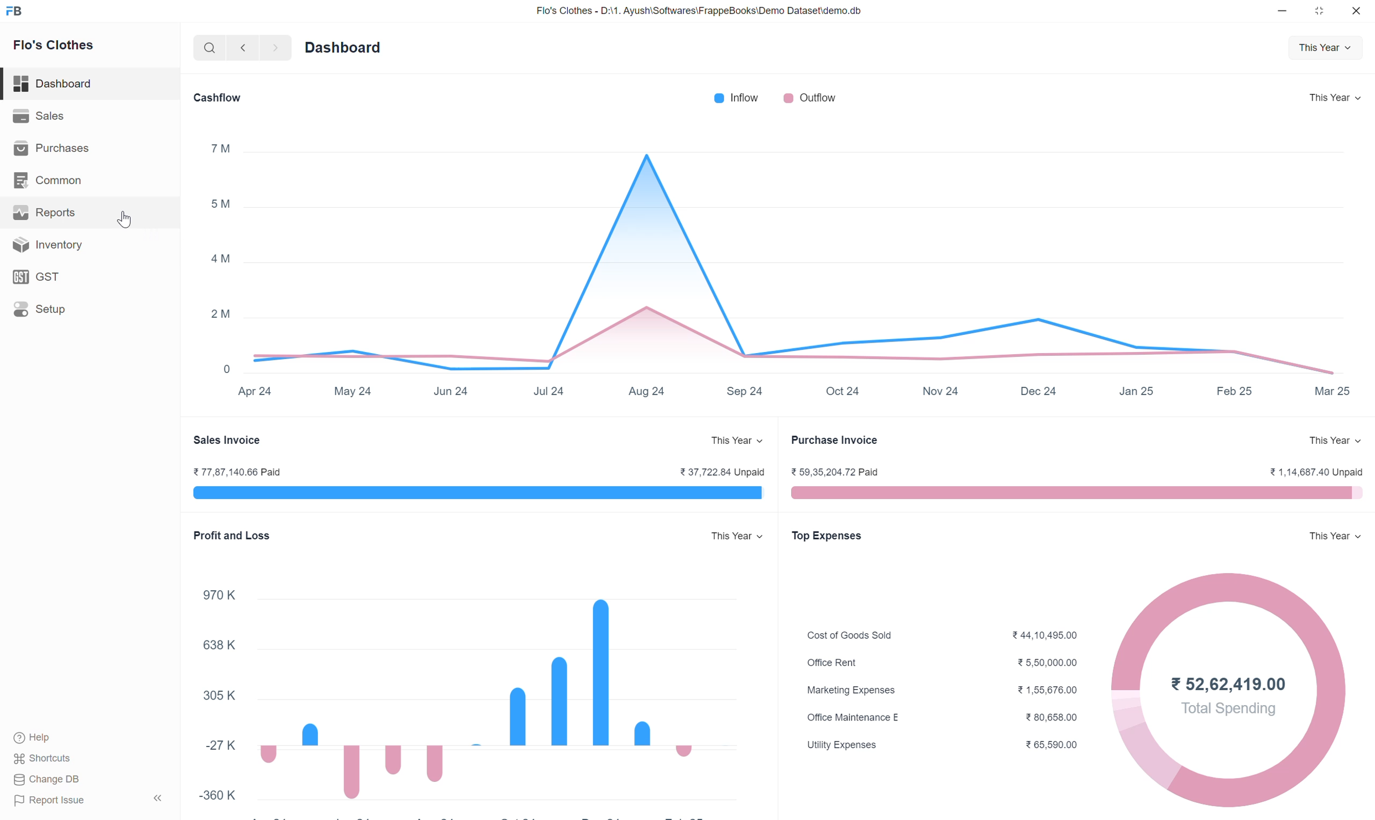 Image resolution: width=1375 pixels, height=820 pixels. What do you see at coordinates (1332, 99) in the screenshot?
I see `This Year ` at bounding box center [1332, 99].